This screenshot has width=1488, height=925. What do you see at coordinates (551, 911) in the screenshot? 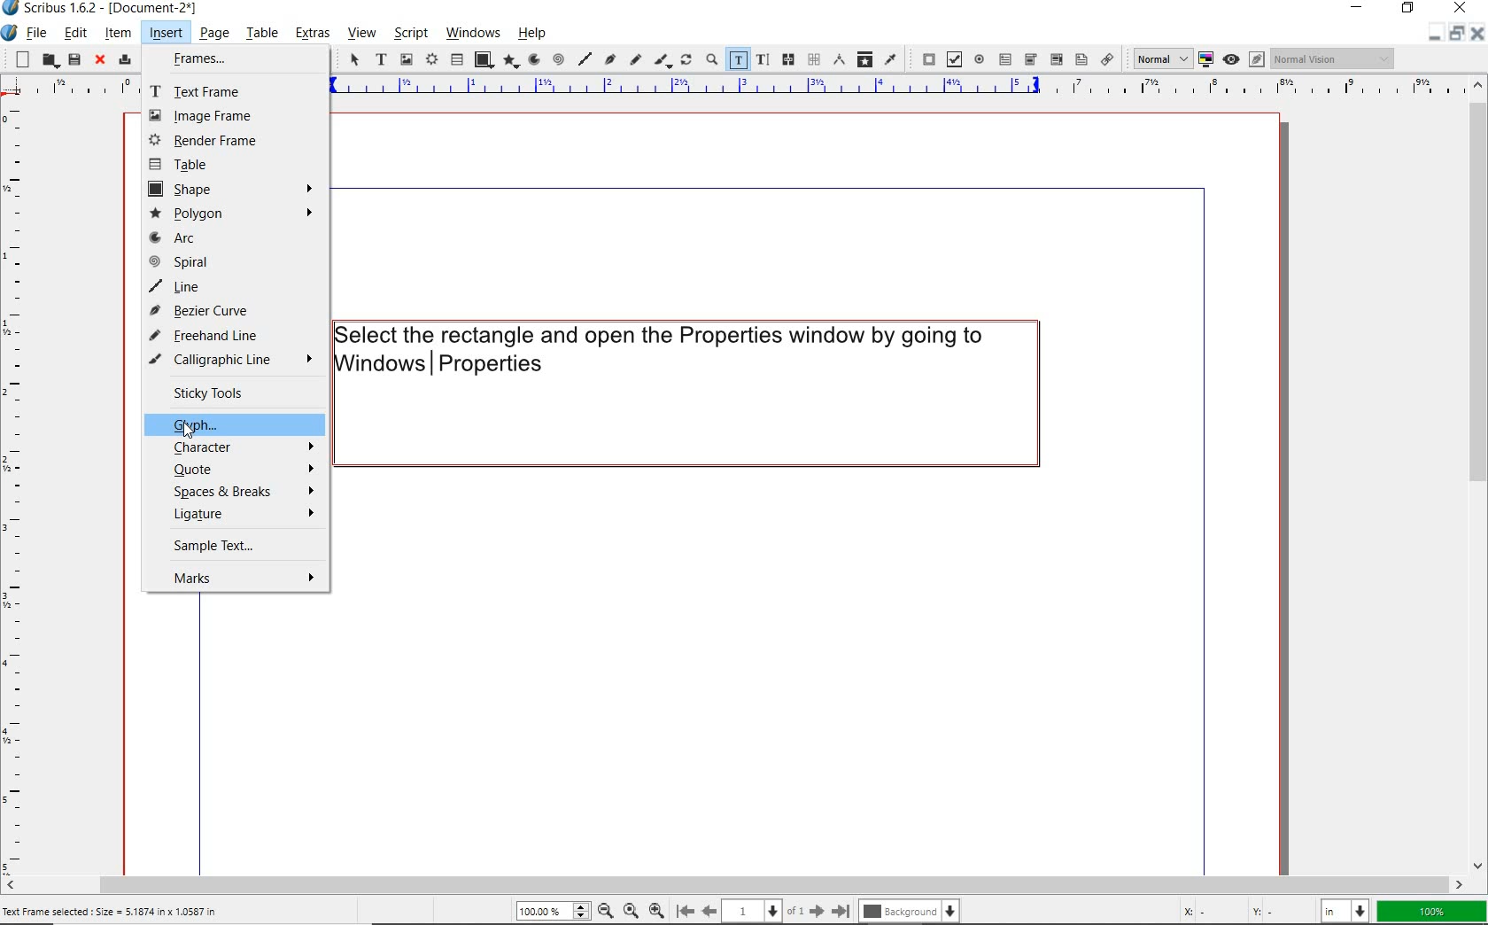
I see `100.00%` at bounding box center [551, 911].